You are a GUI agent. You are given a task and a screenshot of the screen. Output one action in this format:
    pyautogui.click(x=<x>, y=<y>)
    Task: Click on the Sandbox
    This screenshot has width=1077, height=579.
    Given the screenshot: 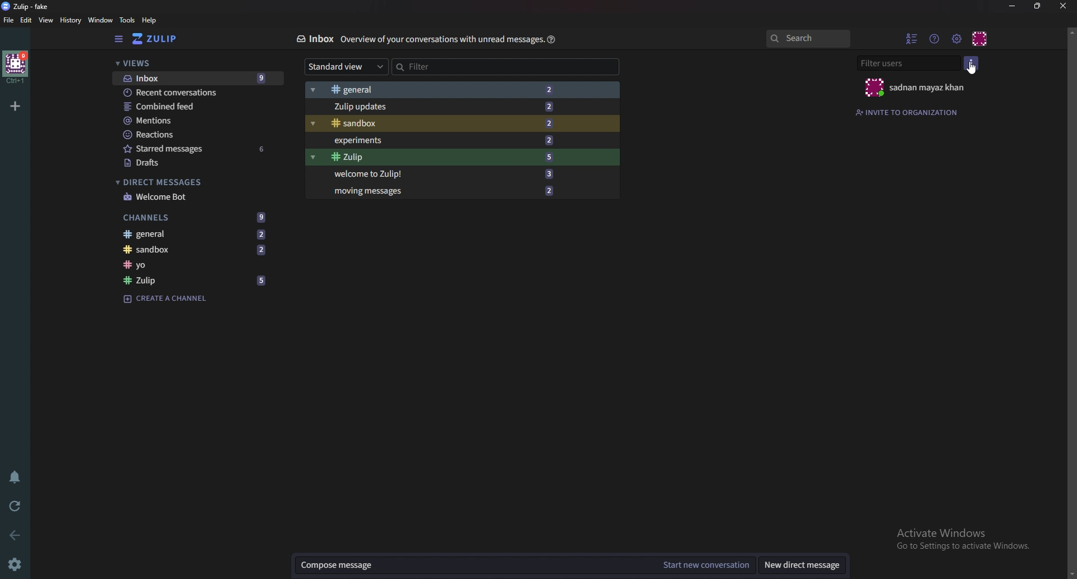 What is the action you would take?
    pyautogui.click(x=199, y=251)
    